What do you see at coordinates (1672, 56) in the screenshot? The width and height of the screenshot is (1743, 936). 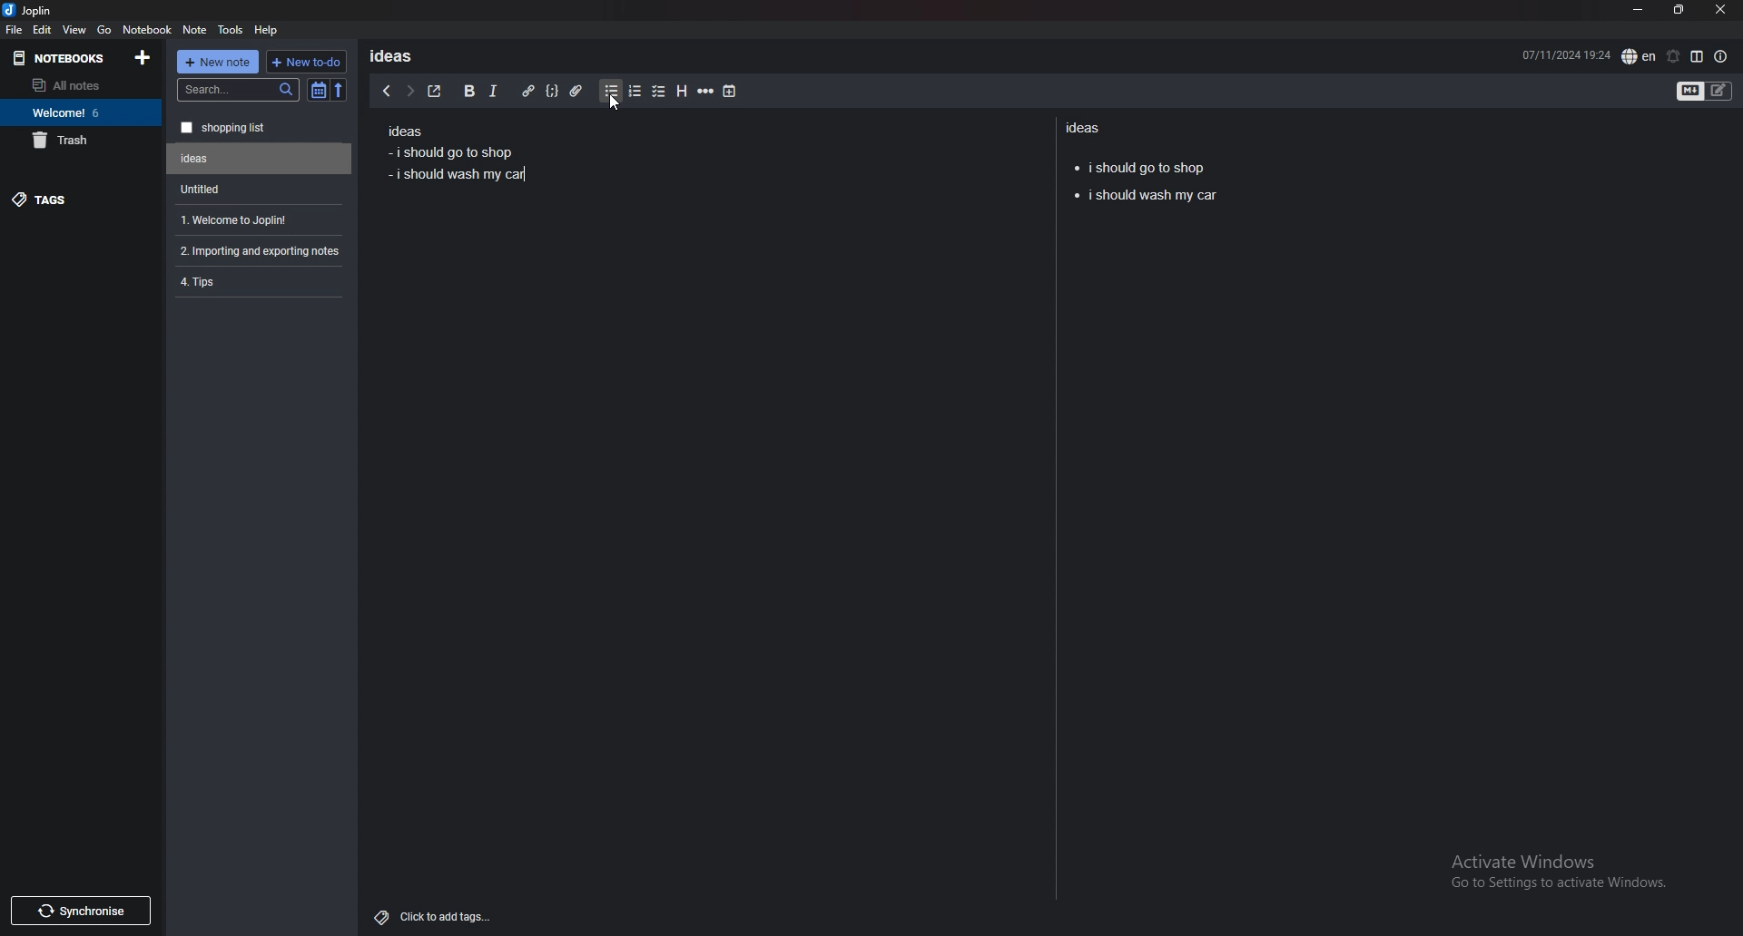 I see `set alarm` at bounding box center [1672, 56].